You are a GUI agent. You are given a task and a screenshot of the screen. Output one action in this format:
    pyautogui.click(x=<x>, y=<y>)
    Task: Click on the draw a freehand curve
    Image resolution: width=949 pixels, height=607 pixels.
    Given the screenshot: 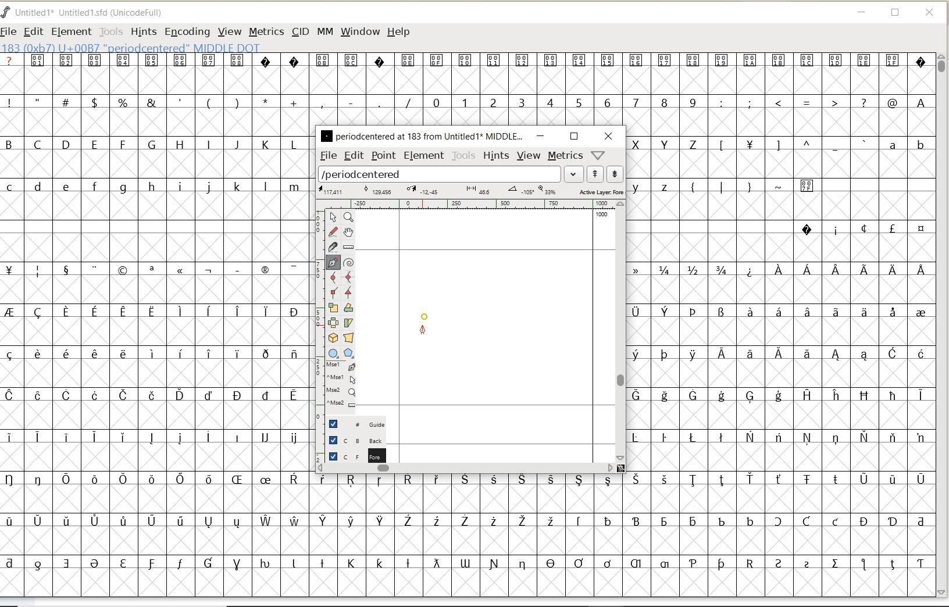 What is the action you would take?
    pyautogui.click(x=333, y=230)
    